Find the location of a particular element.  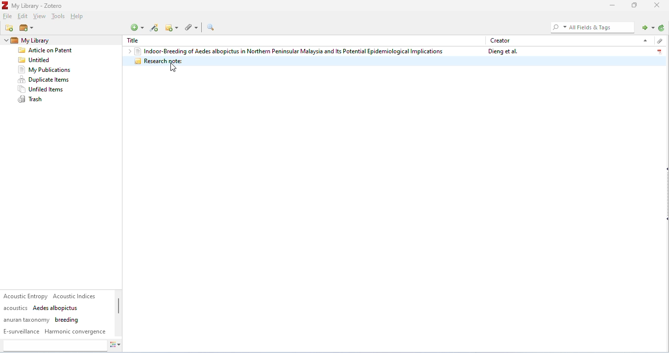

my library is located at coordinates (46, 41).